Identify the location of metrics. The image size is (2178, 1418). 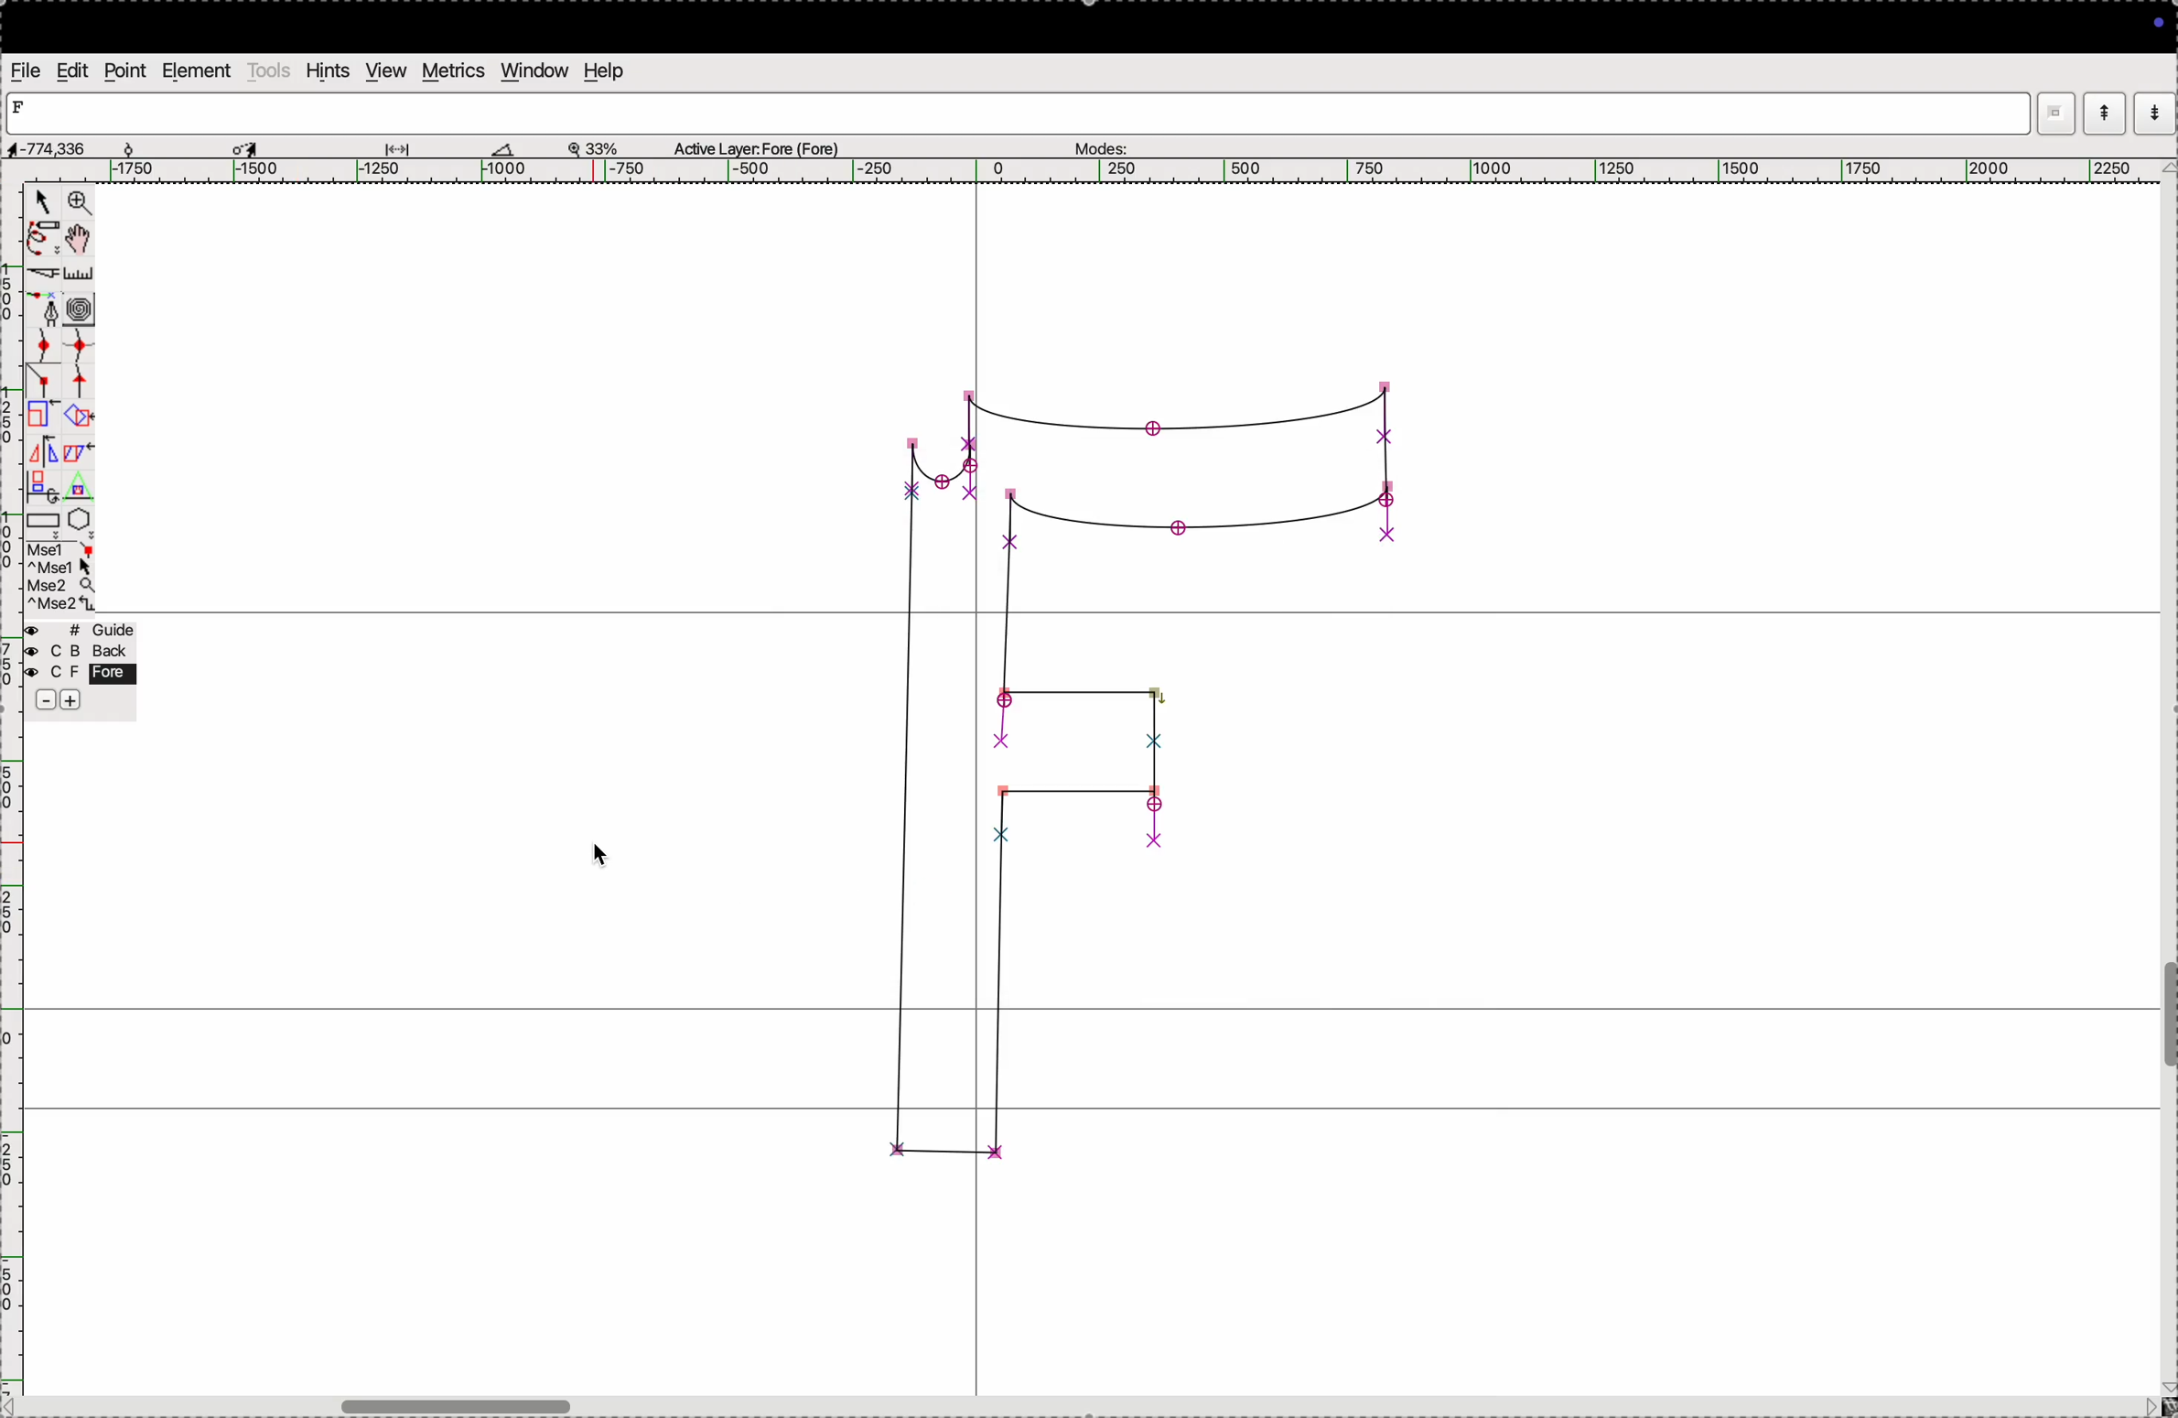
(455, 70).